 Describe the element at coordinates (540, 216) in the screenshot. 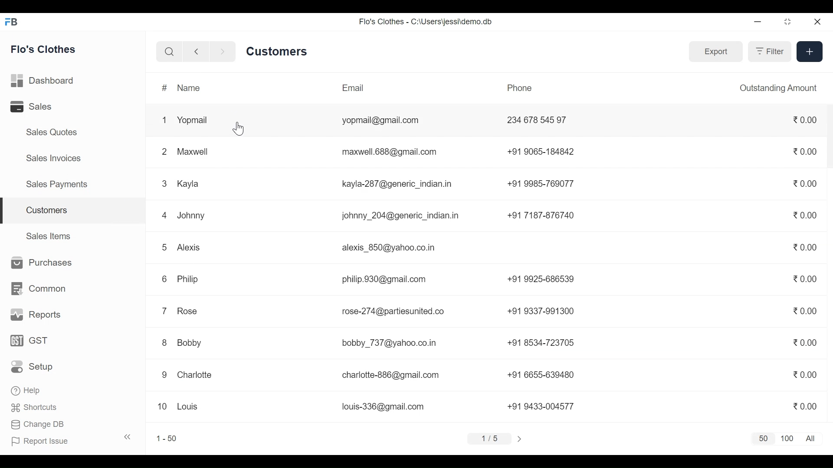

I see `+91 7187-876740` at that location.